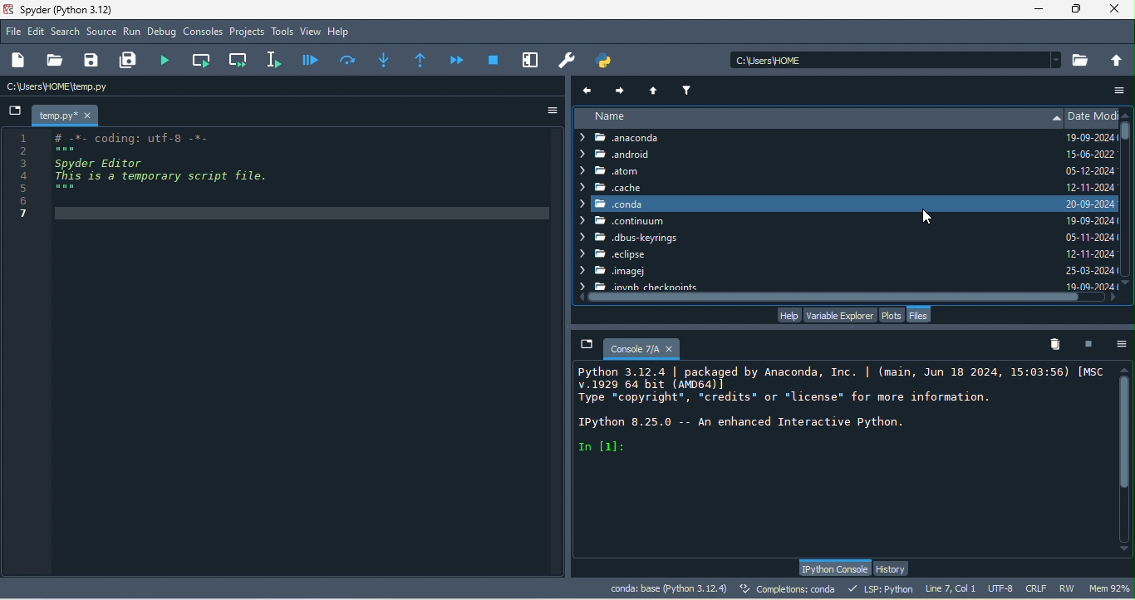 Image resolution: width=1135 pixels, height=600 pixels. I want to click on options, so click(546, 111).